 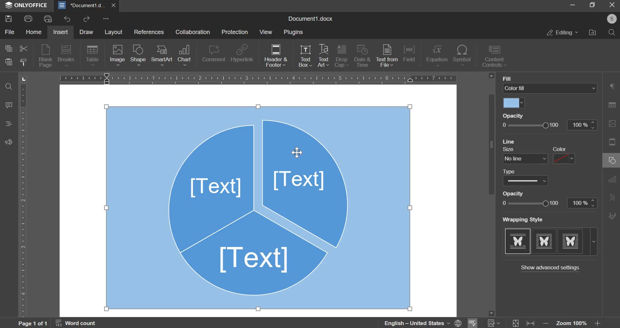 What do you see at coordinates (58, 323) in the screenshot?
I see `page and word count` at bounding box center [58, 323].